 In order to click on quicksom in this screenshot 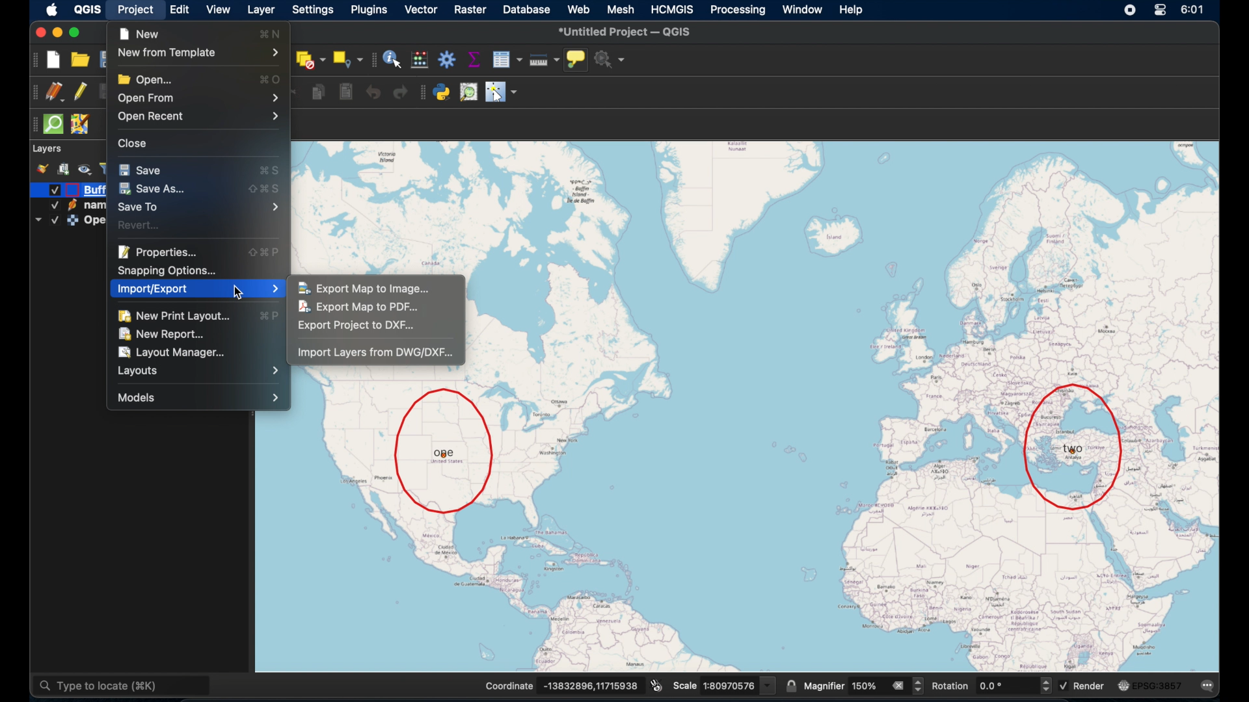, I will do `click(53, 125)`.